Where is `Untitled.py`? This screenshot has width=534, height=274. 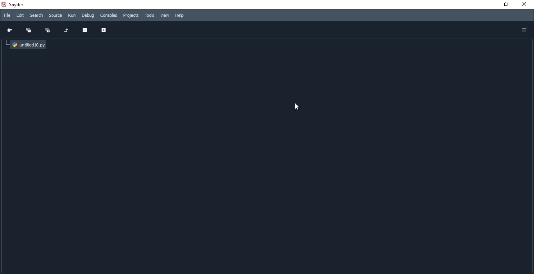 Untitled.py is located at coordinates (27, 44).